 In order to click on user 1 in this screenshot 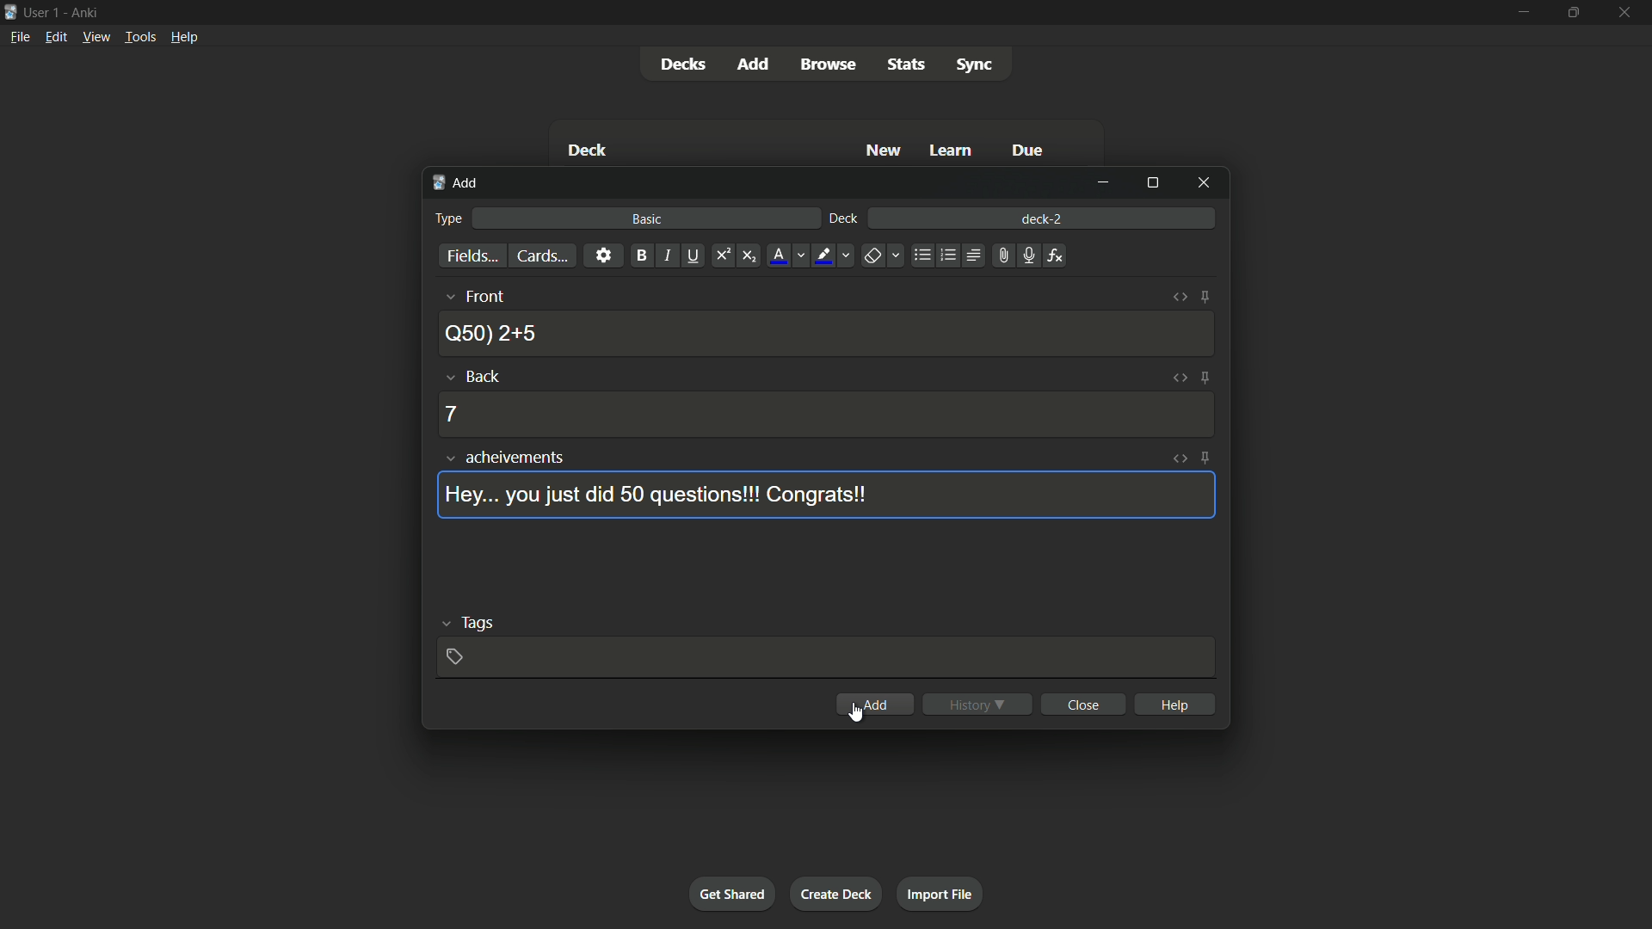, I will do `click(43, 13)`.